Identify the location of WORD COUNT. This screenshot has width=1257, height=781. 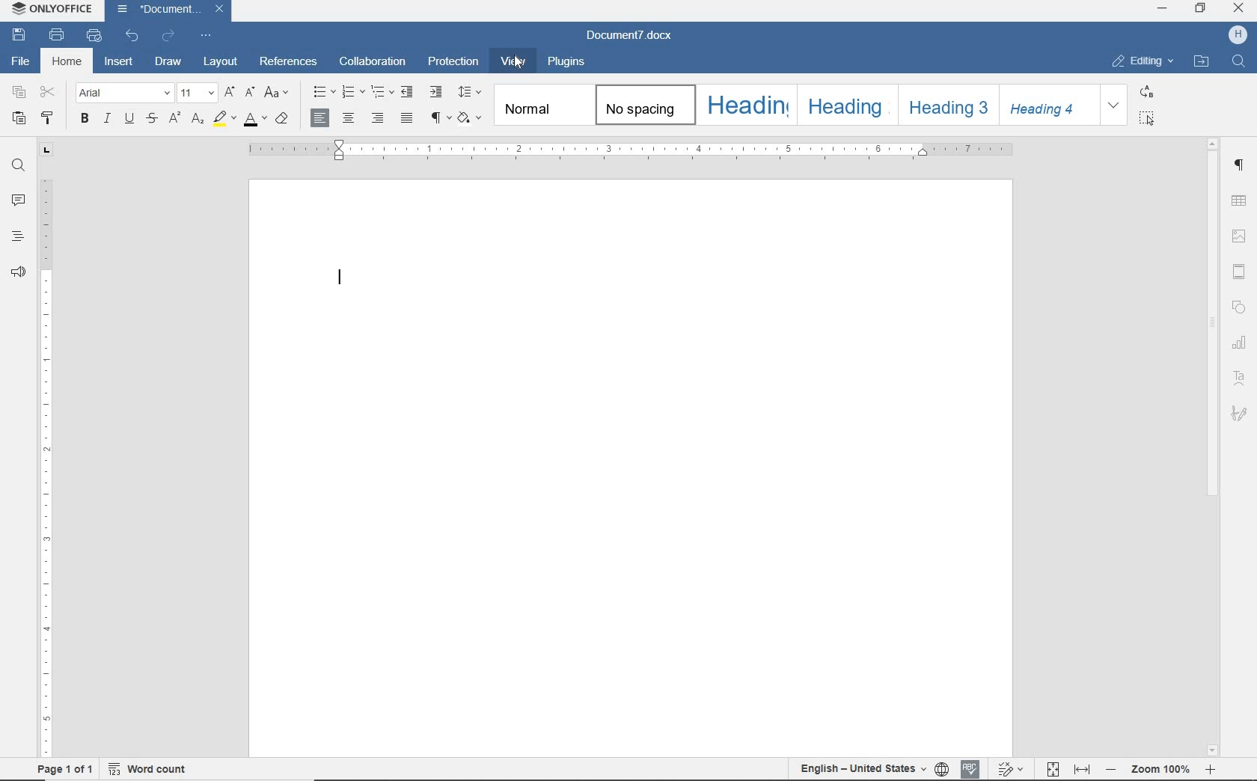
(150, 767).